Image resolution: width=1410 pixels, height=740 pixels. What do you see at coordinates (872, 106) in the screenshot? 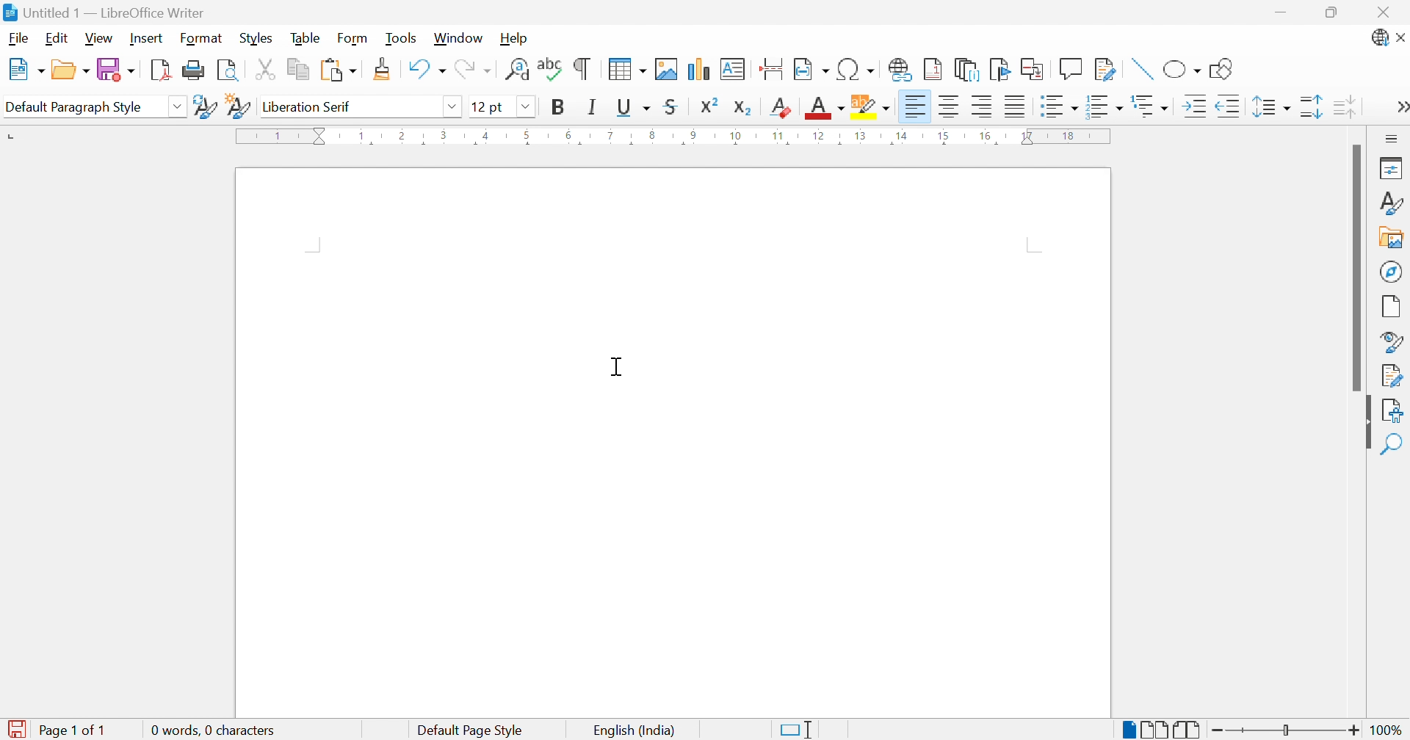
I see `Character highlighting color` at bounding box center [872, 106].